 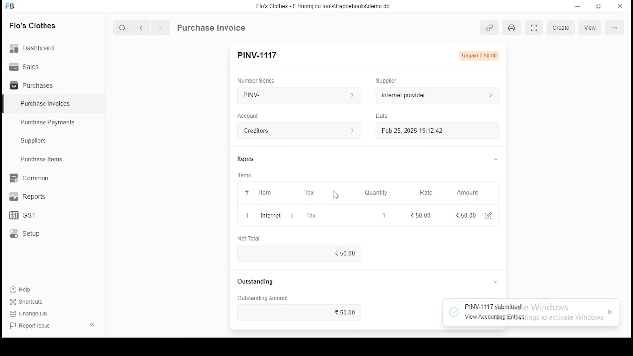 I want to click on account, so click(x=299, y=131).